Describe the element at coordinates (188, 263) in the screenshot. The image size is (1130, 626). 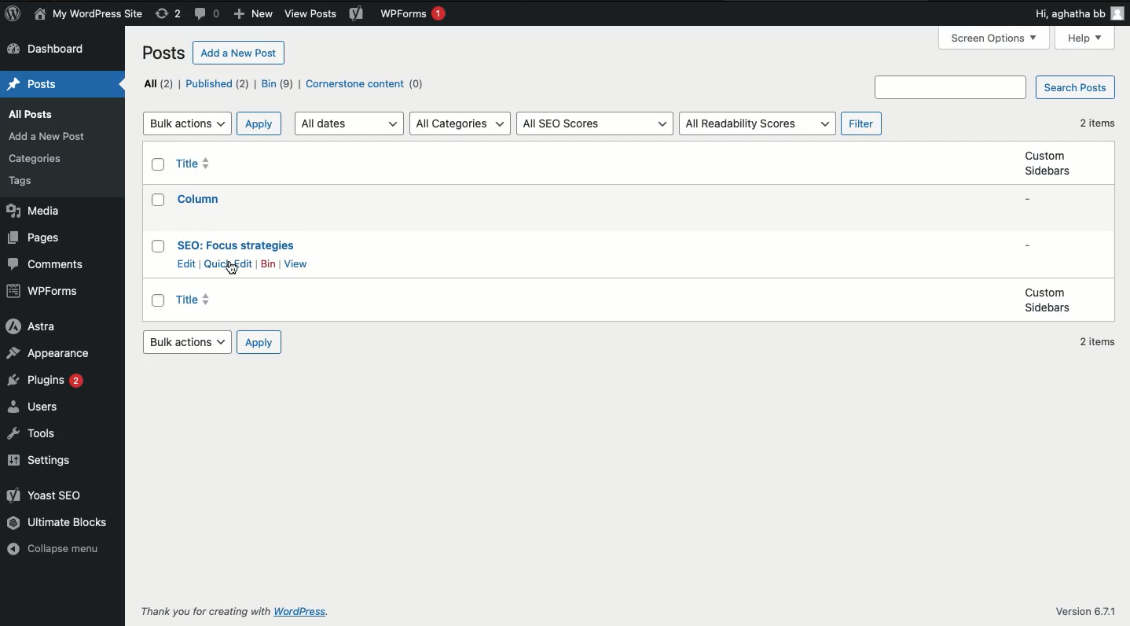
I see `Edit` at that location.